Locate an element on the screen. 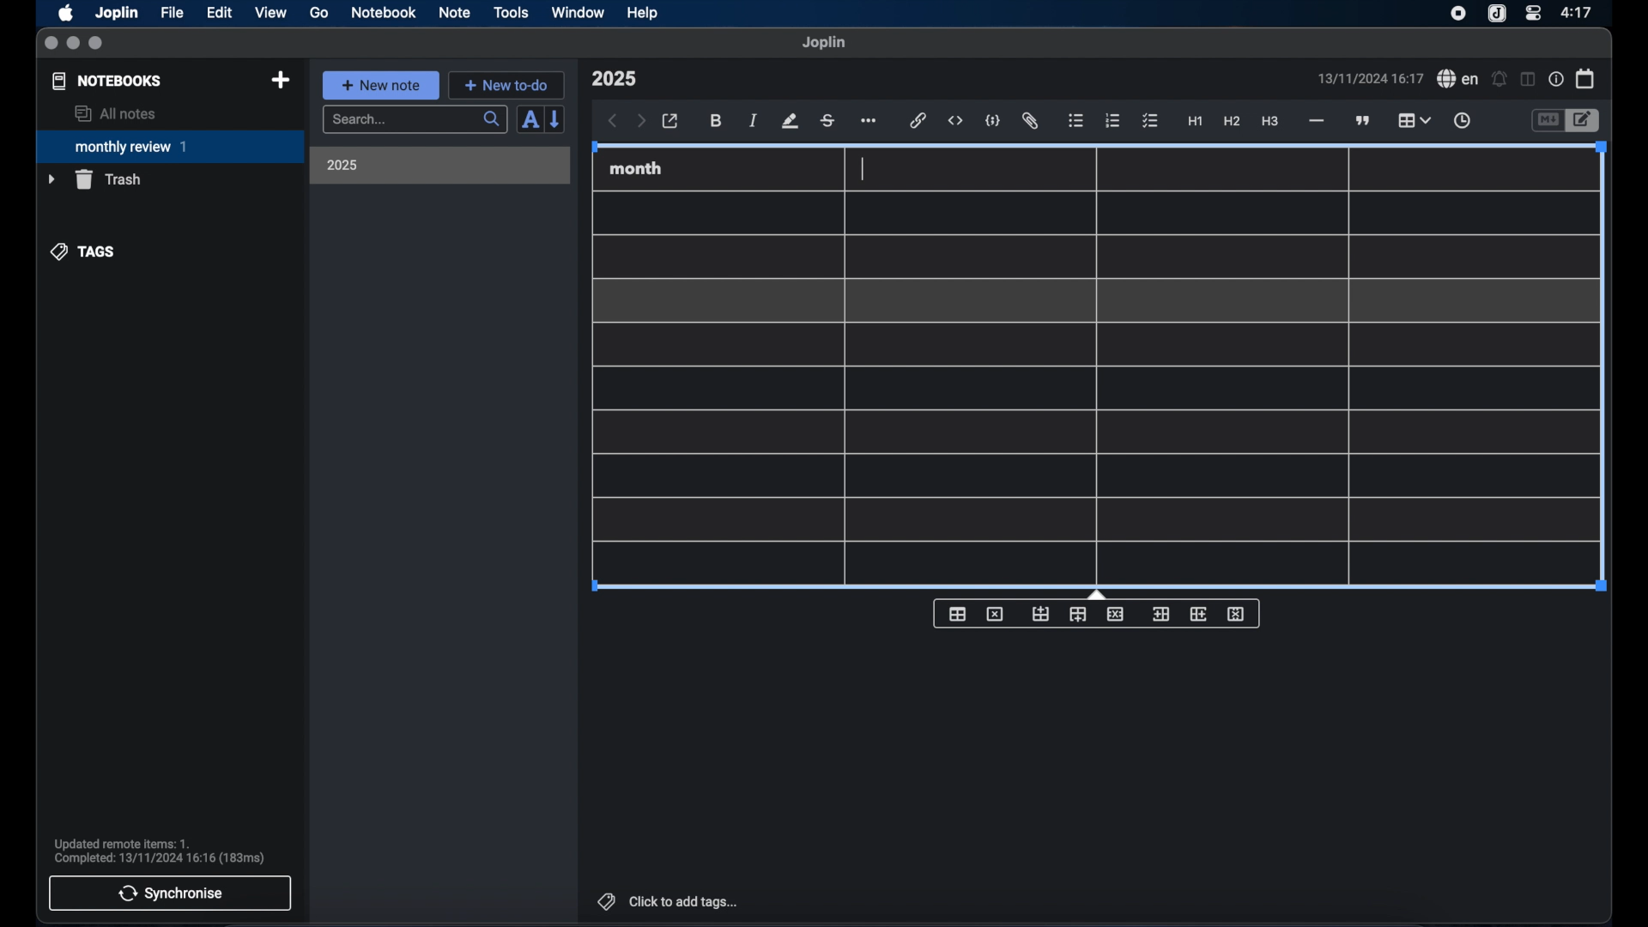 This screenshot has width=1648, height=927. sort order field is located at coordinates (530, 120).